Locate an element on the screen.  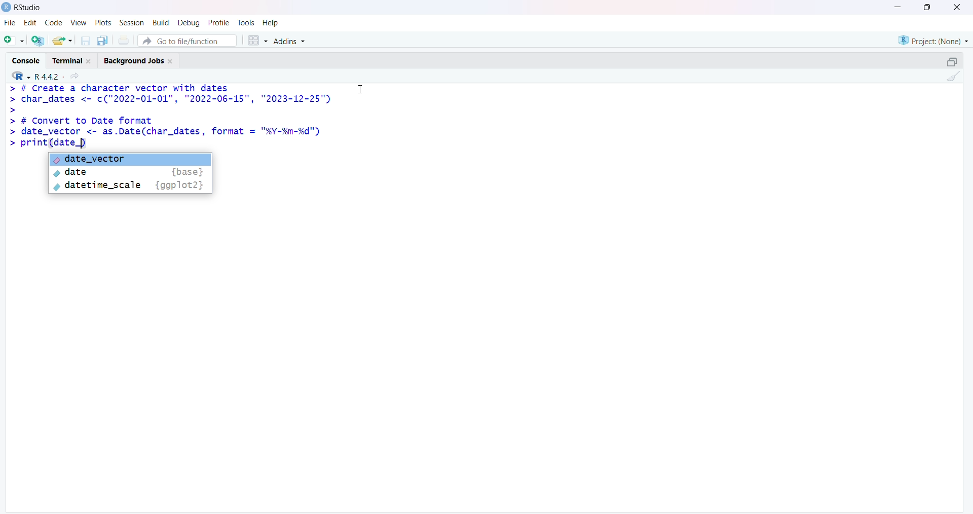
Close is located at coordinates (955, 9).